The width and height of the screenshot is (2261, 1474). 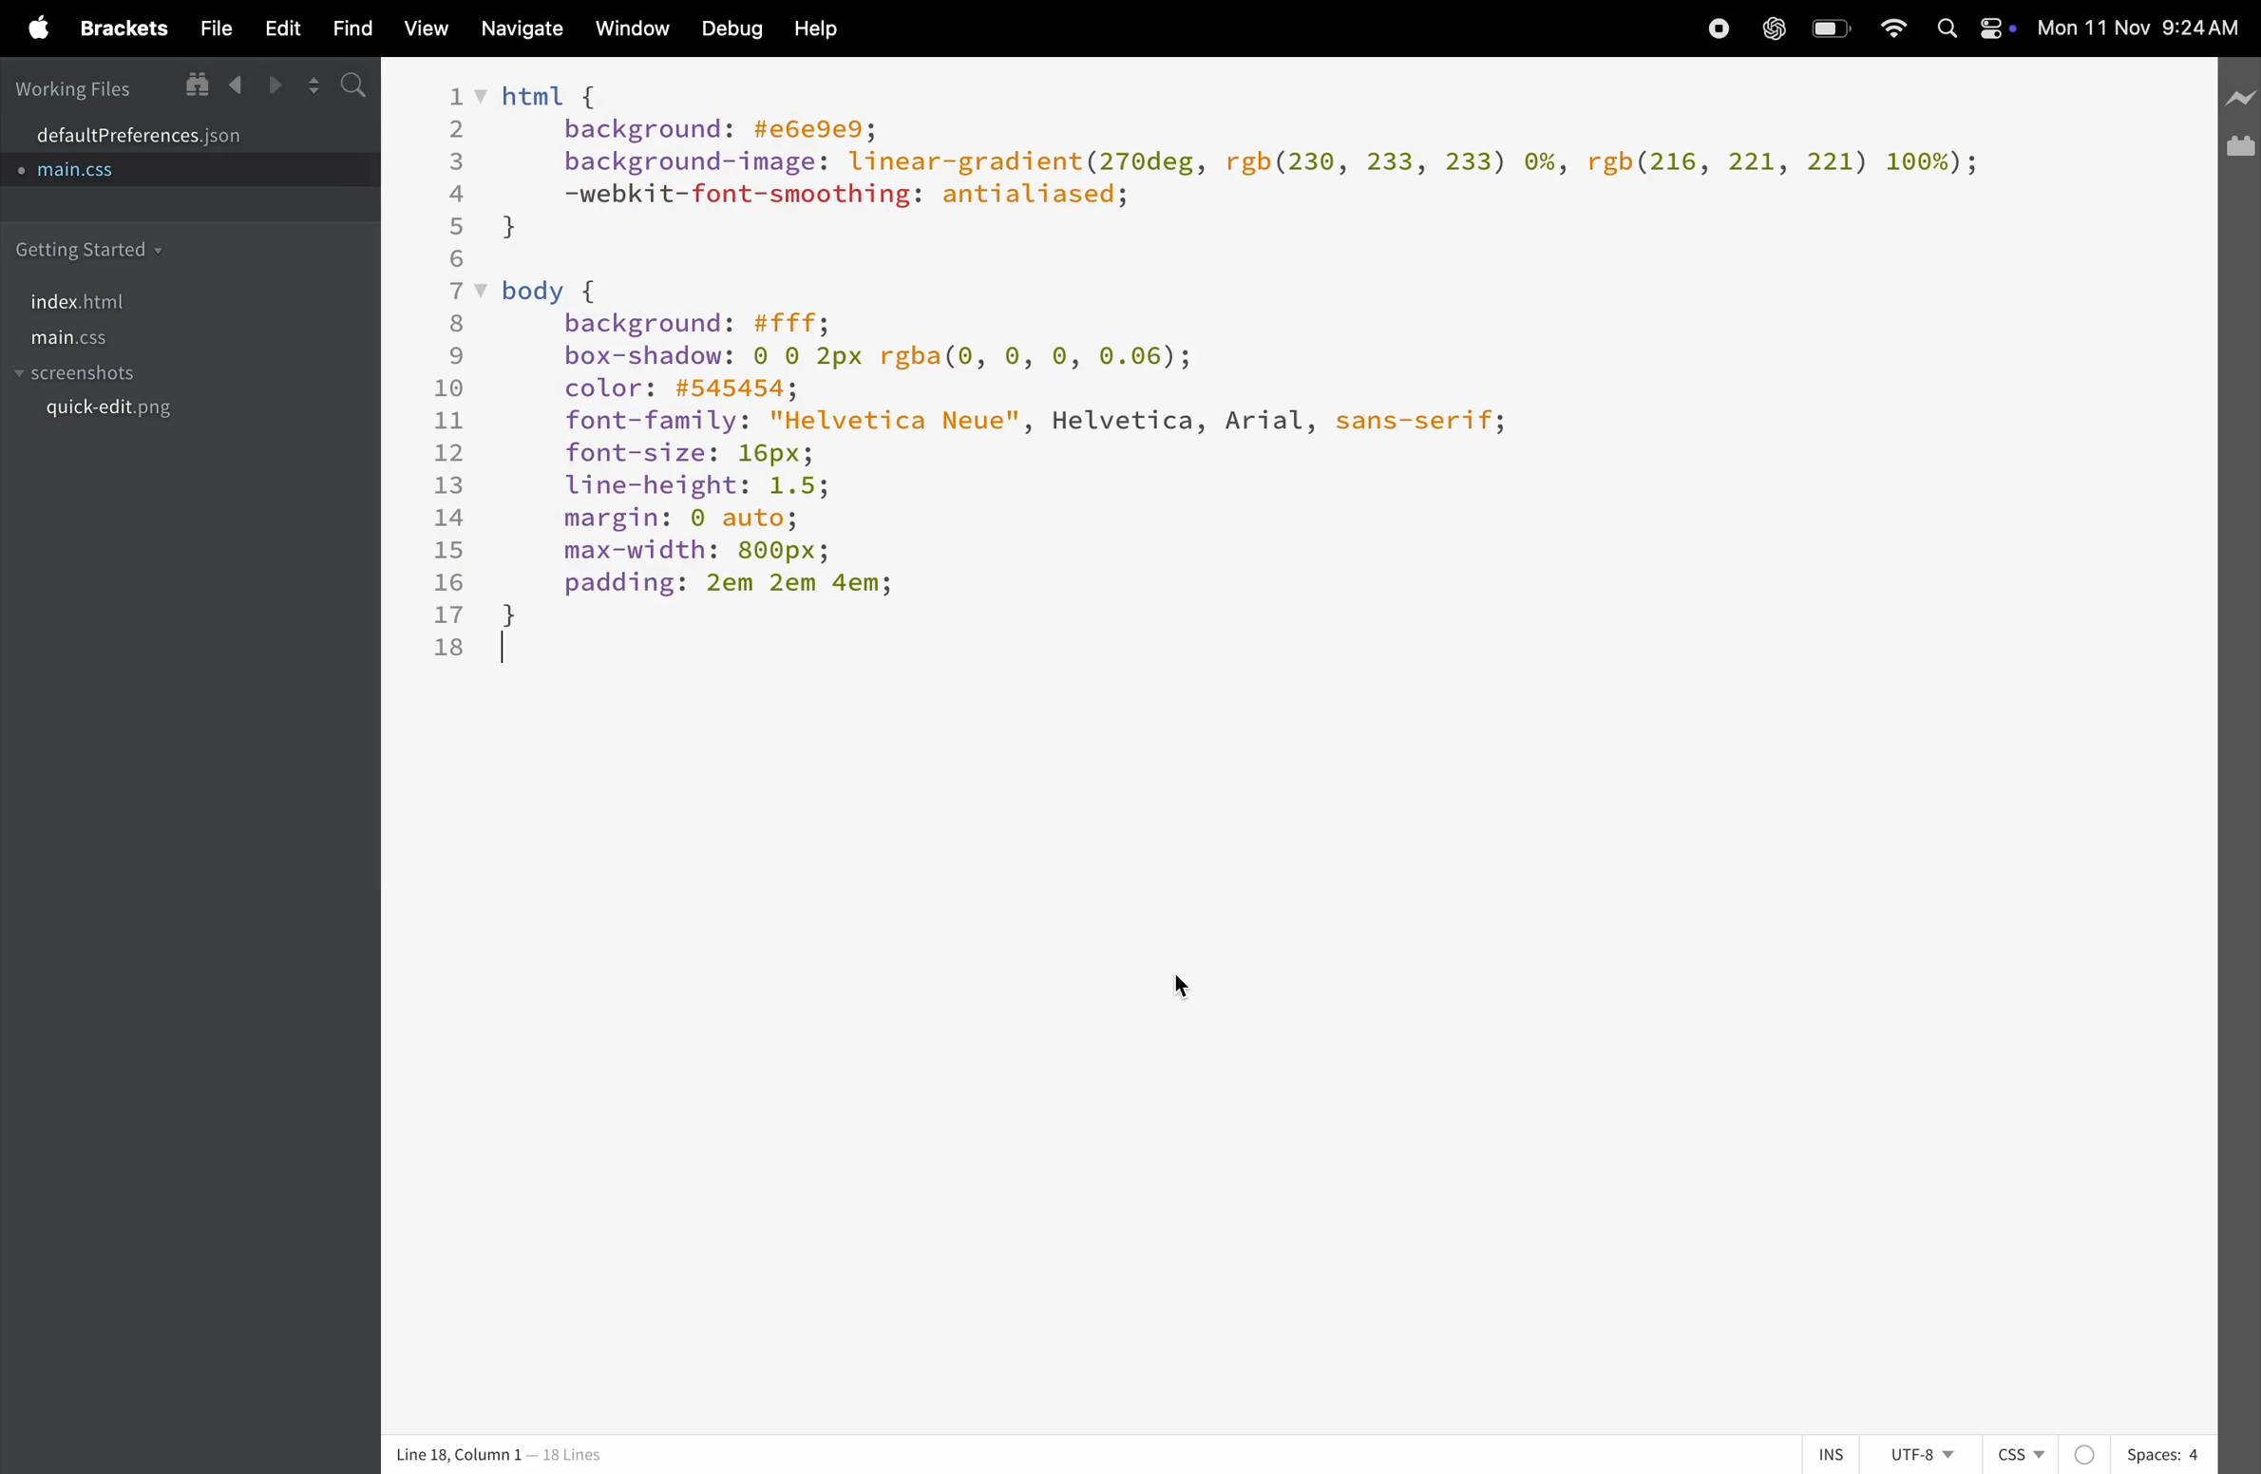 I want to click on line numbers, so click(x=442, y=368).